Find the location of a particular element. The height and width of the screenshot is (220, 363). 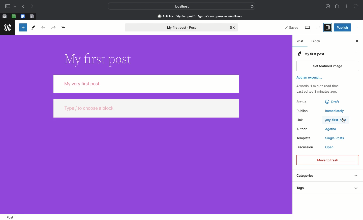

Move to trash is located at coordinates (328, 160).